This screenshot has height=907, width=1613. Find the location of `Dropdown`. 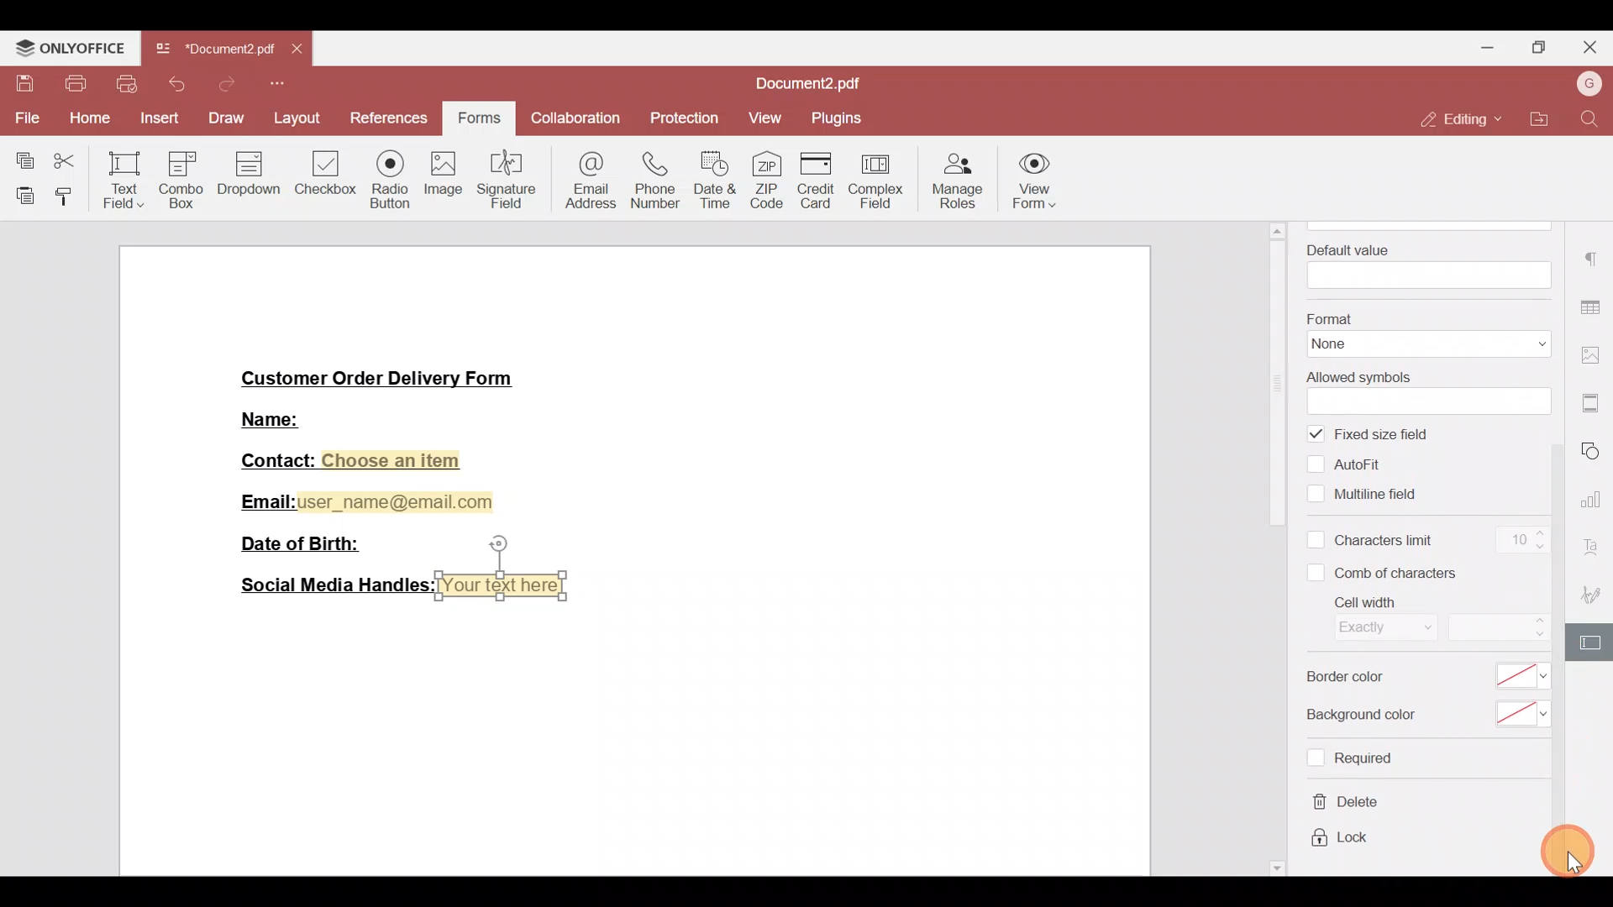

Dropdown is located at coordinates (251, 175).